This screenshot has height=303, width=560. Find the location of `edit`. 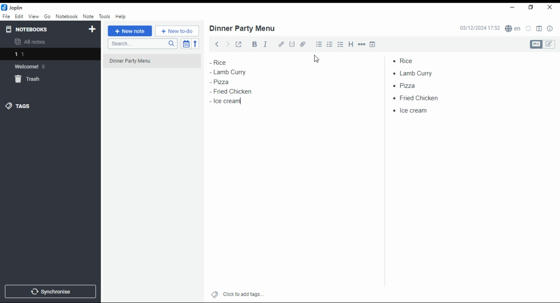

edit is located at coordinates (550, 44).